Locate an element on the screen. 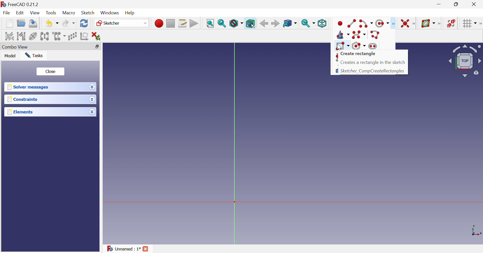 Image resolution: width=483 pixels, height=253 pixels. Fit selection is located at coordinates (222, 23).